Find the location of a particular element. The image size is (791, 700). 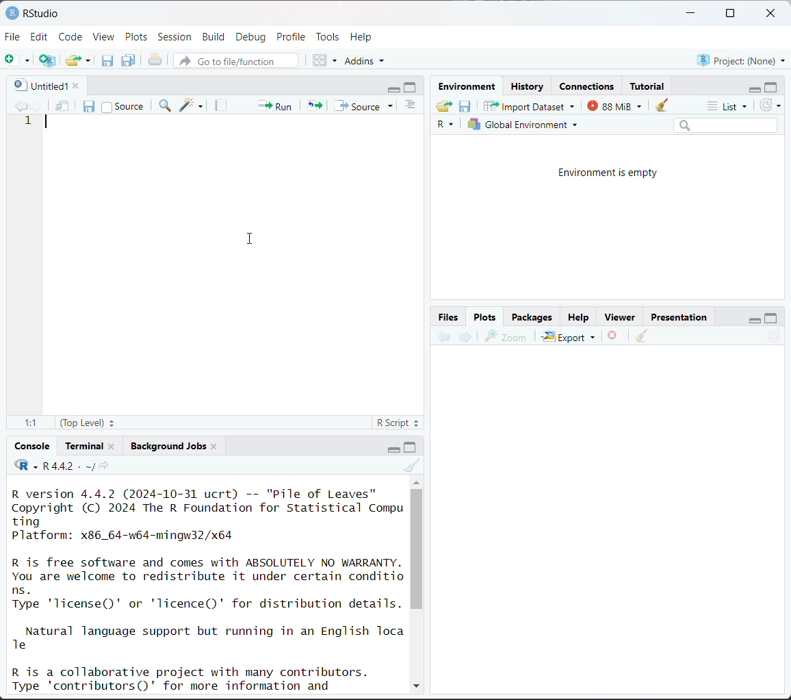

minimize is located at coordinates (394, 88).